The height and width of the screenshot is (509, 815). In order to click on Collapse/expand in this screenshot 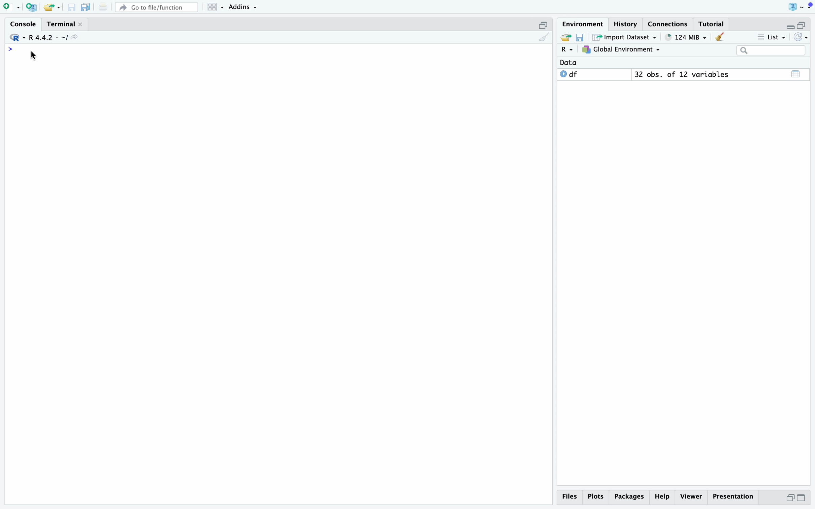, I will do `click(789, 27)`.